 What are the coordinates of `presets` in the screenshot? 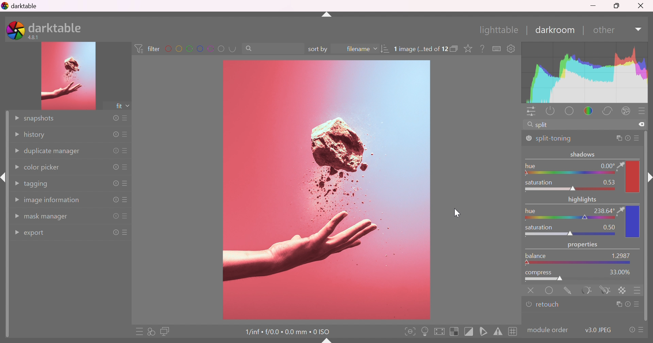 It's located at (126, 119).